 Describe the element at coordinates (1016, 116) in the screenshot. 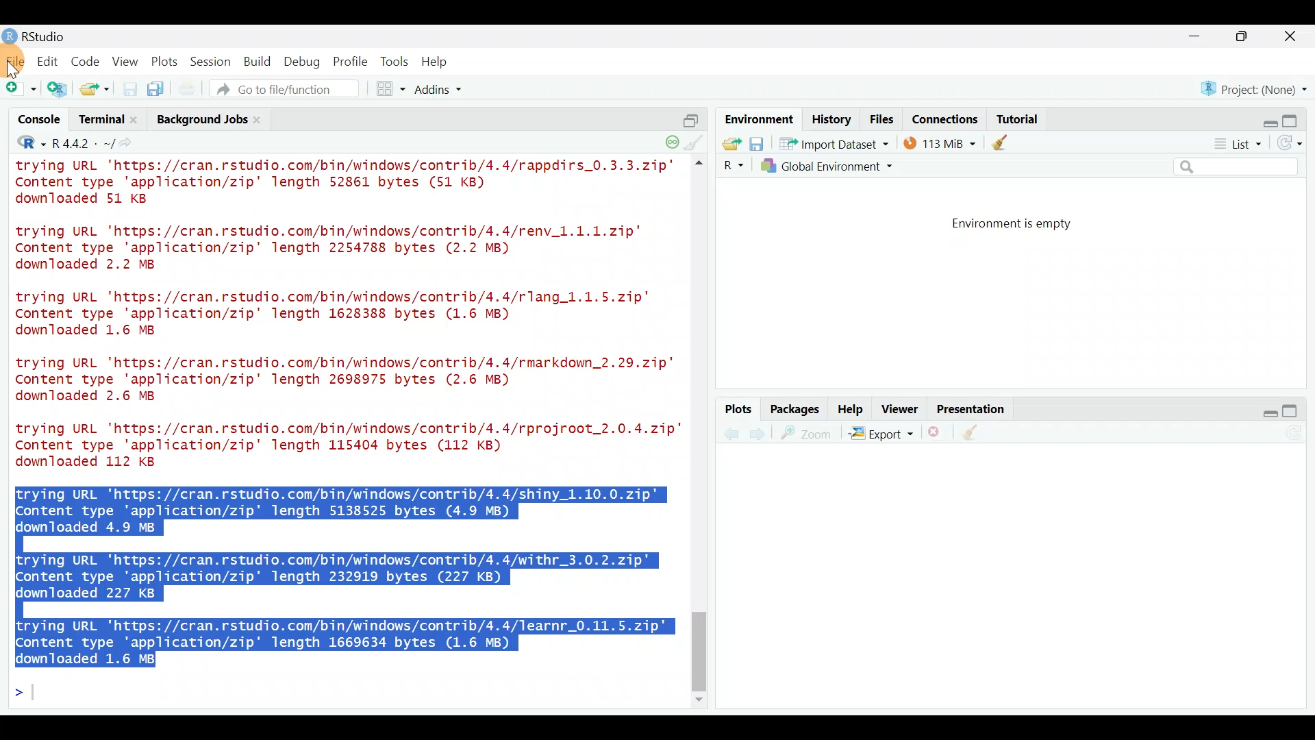

I see `Tutorial` at that location.